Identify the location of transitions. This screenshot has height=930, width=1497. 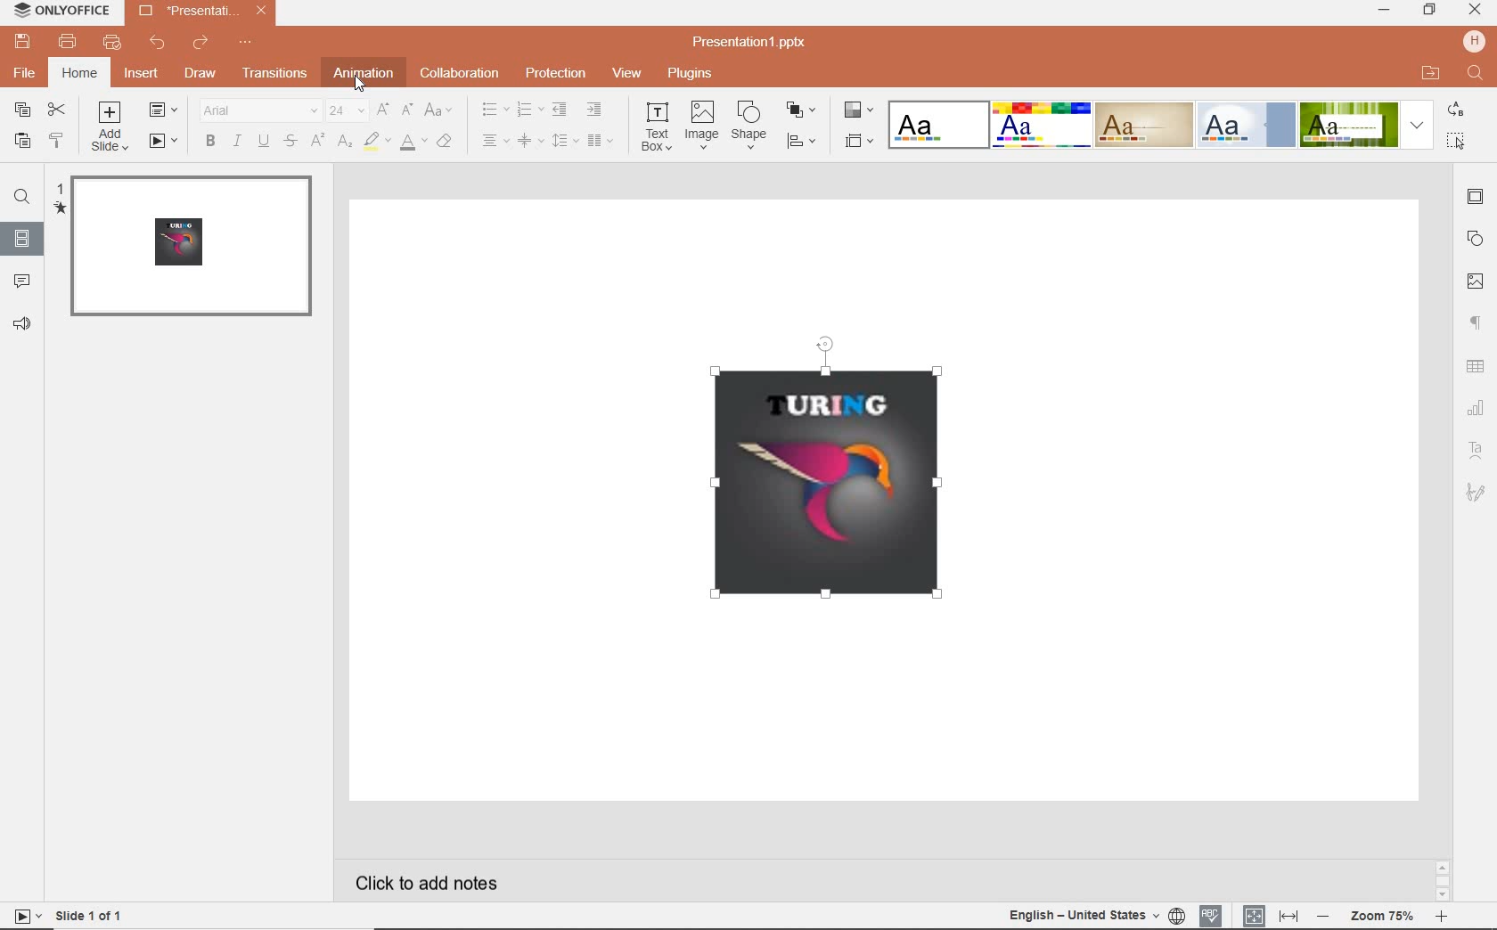
(276, 75).